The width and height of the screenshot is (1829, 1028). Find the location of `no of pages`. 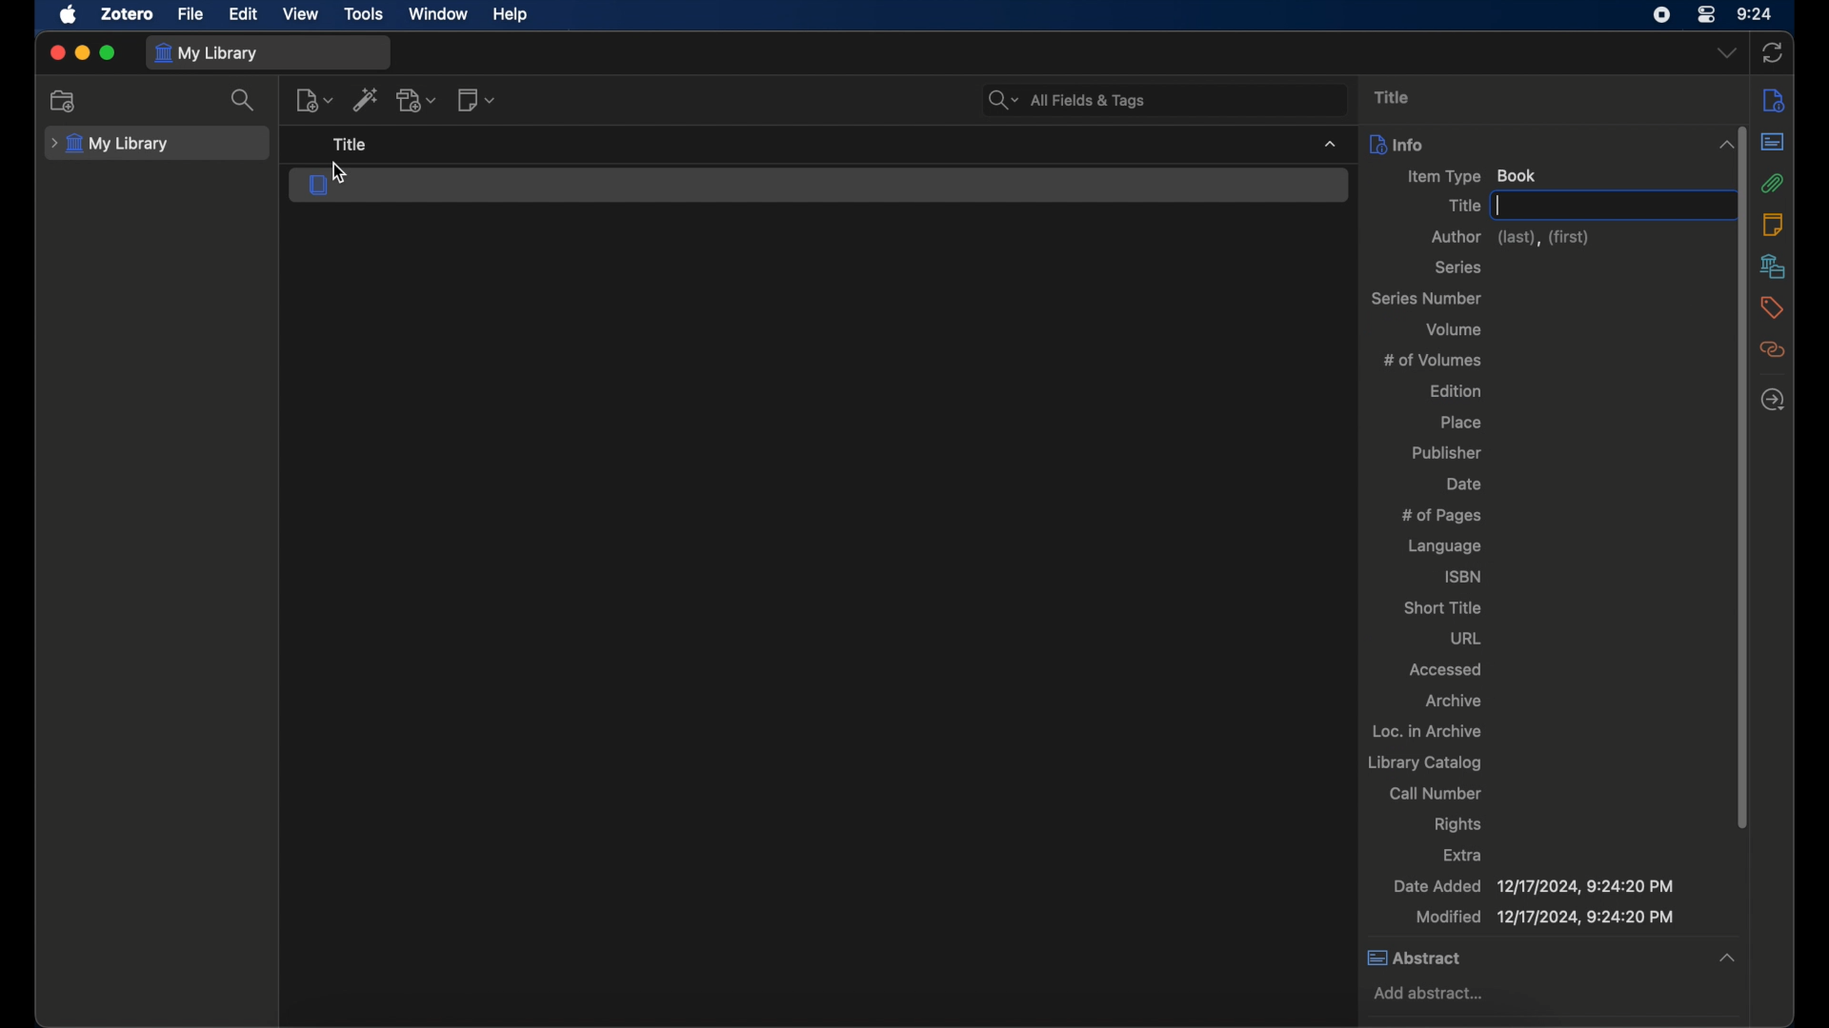

no of pages is located at coordinates (1446, 516).